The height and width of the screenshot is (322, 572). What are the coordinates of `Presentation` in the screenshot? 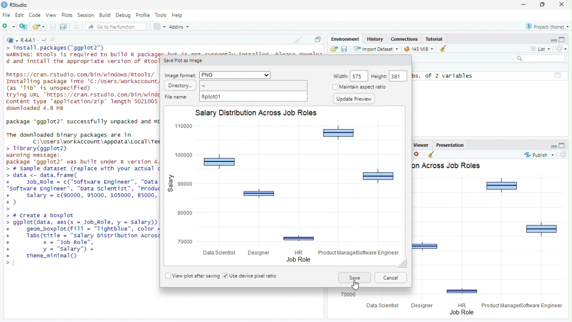 It's located at (450, 144).